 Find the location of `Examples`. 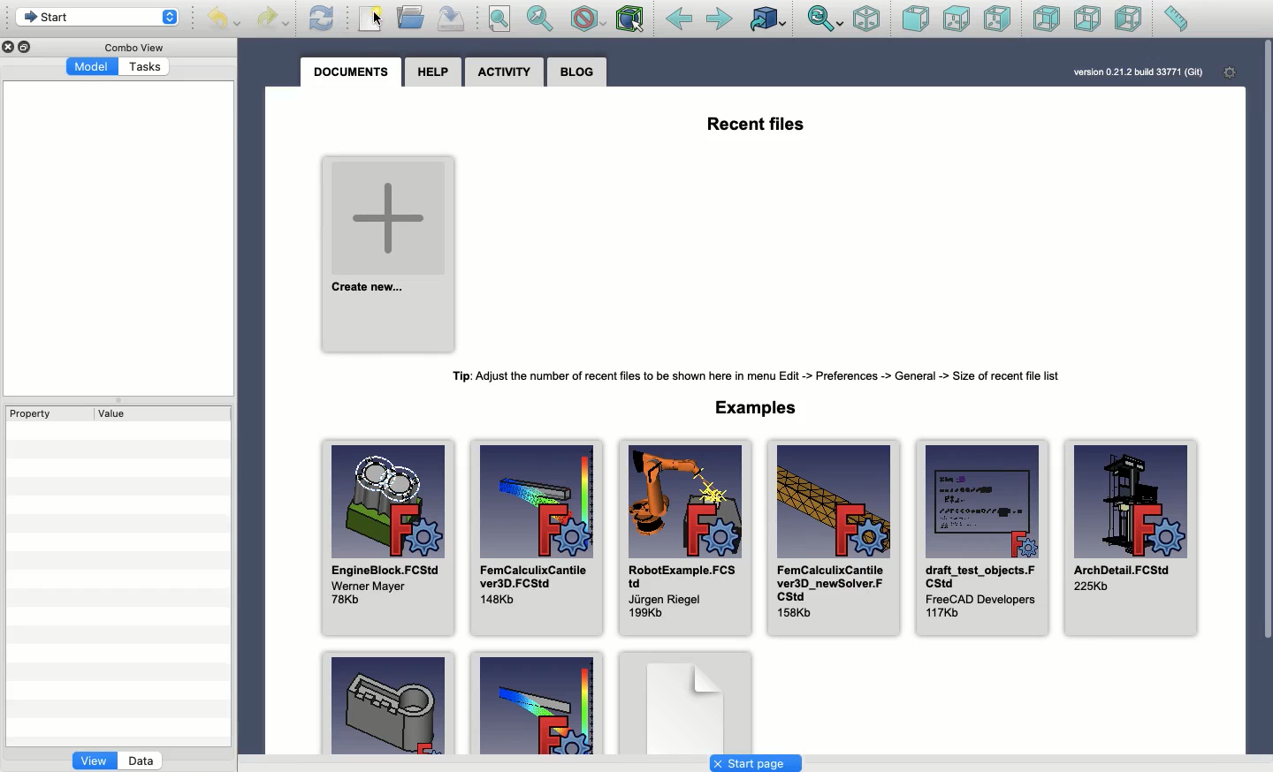

Examples is located at coordinates (757, 412).